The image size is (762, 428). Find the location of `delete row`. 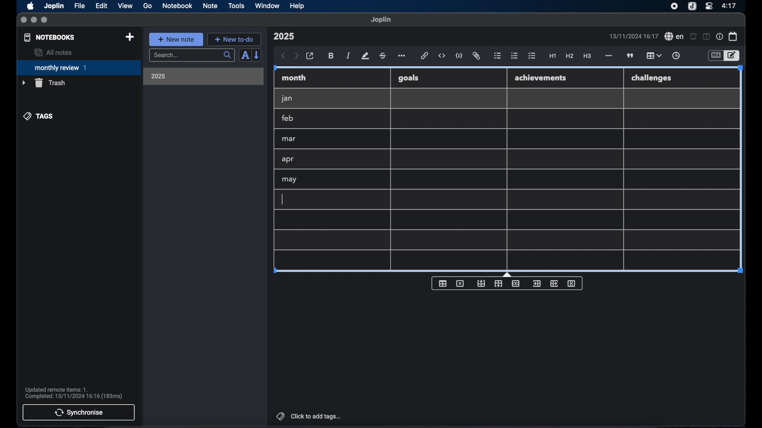

delete row is located at coordinates (516, 283).